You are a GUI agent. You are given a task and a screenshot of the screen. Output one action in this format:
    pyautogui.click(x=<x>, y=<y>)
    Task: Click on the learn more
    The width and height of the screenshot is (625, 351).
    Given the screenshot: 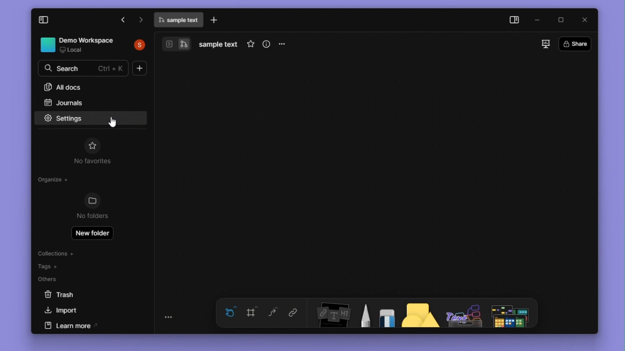 What is the action you would take?
    pyautogui.click(x=89, y=326)
    